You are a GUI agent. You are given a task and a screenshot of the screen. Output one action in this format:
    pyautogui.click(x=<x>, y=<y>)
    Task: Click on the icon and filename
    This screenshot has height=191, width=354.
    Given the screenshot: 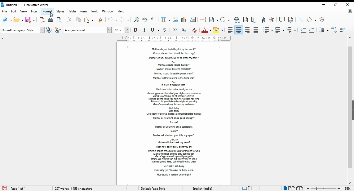 What is the action you would take?
    pyautogui.click(x=30, y=5)
    